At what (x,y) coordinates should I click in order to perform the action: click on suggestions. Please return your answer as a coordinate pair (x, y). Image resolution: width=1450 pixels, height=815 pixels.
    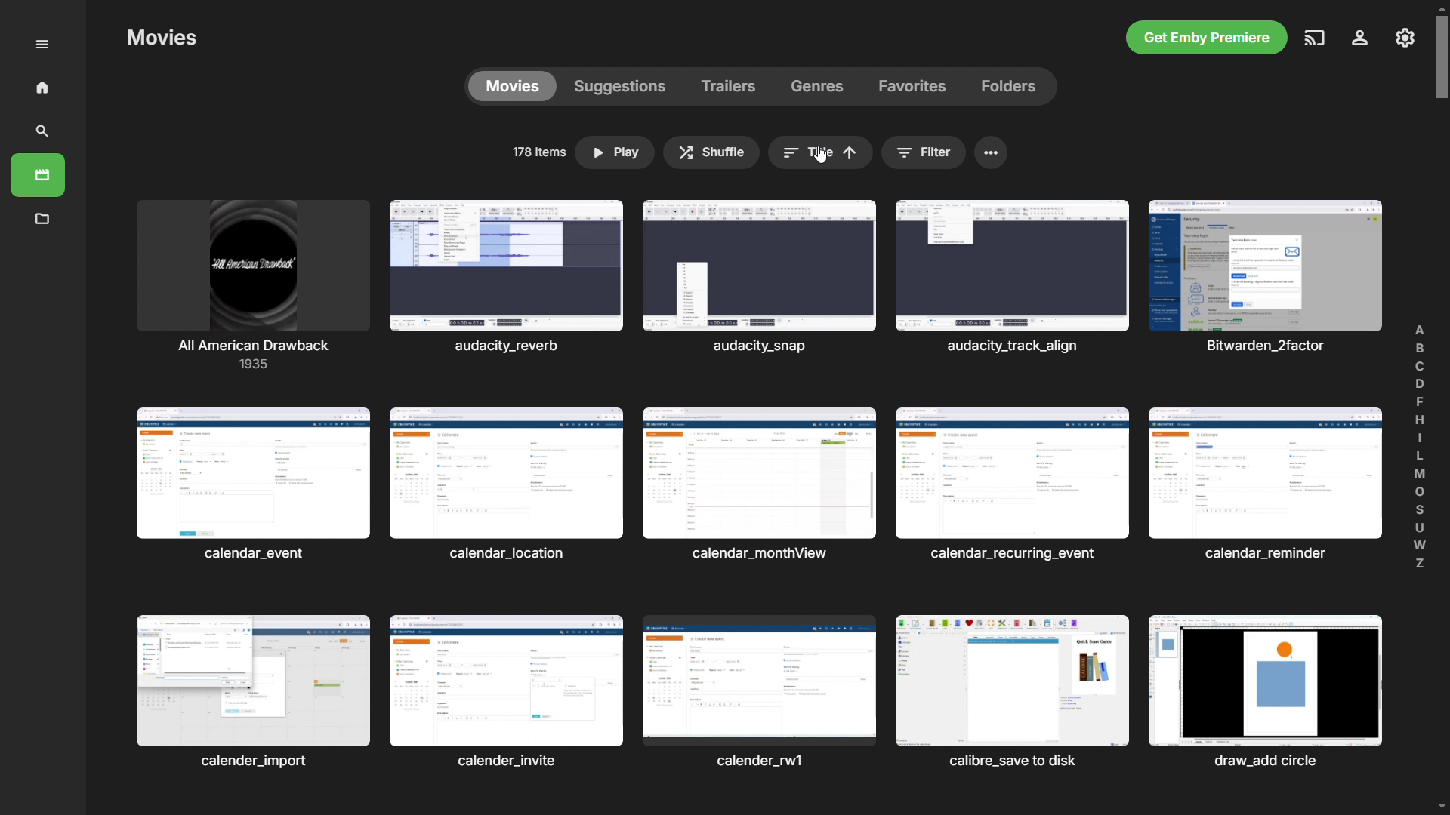
    Looking at the image, I should click on (625, 87).